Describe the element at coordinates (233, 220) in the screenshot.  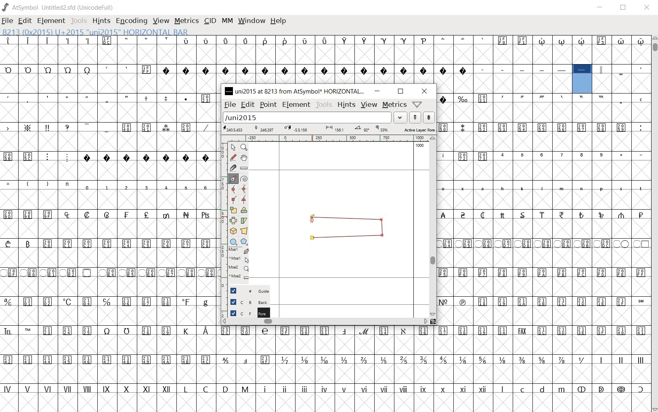
I see `flip the selection` at that location.